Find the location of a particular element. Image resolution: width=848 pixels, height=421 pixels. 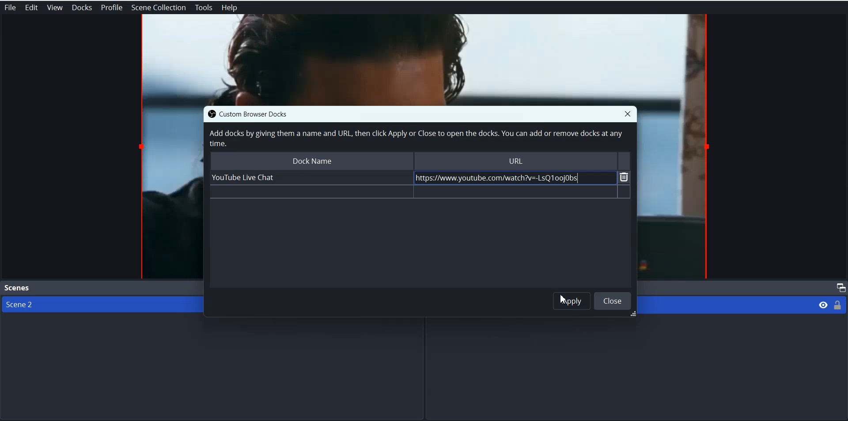

Youtube Live Chat is located at coordinates (309, 177).